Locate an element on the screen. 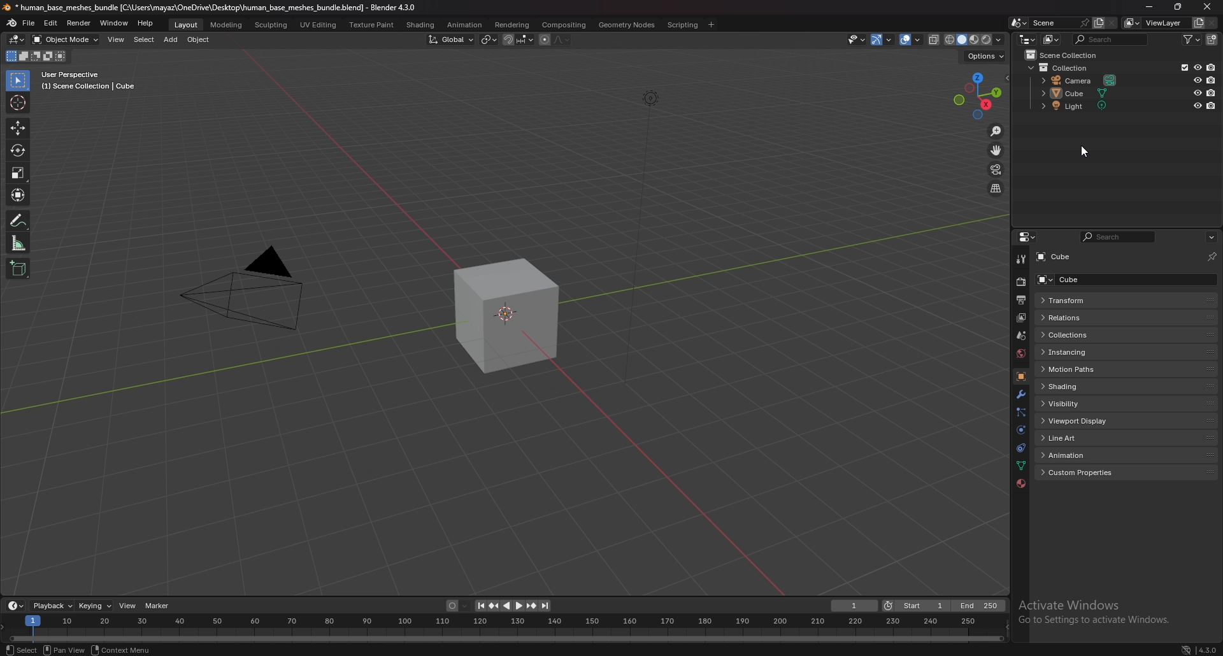  editor type is located at coordinates (17, 605).